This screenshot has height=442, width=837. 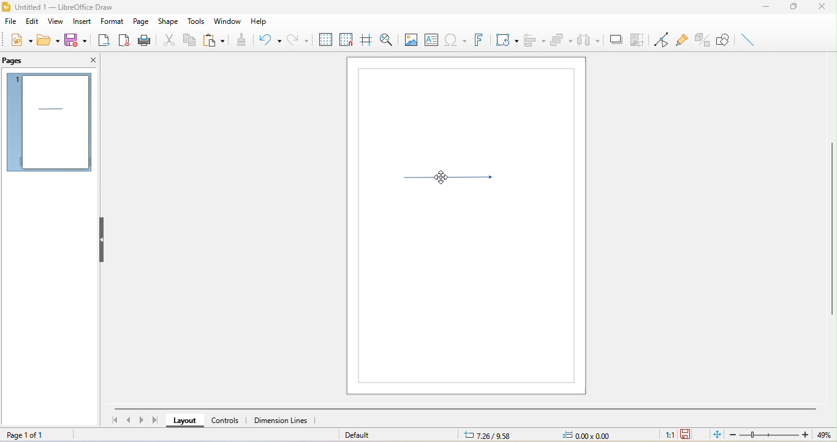 What do you see at coordinates (48, 122) in the screenshot?
I see `pages` at bounding box center [48, 122].